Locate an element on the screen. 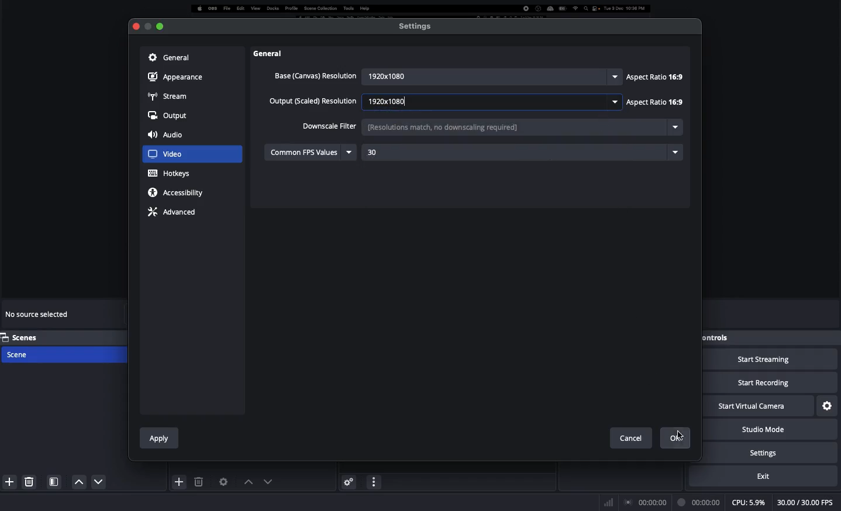  Hotkeys is located at coordinates (170, 174).